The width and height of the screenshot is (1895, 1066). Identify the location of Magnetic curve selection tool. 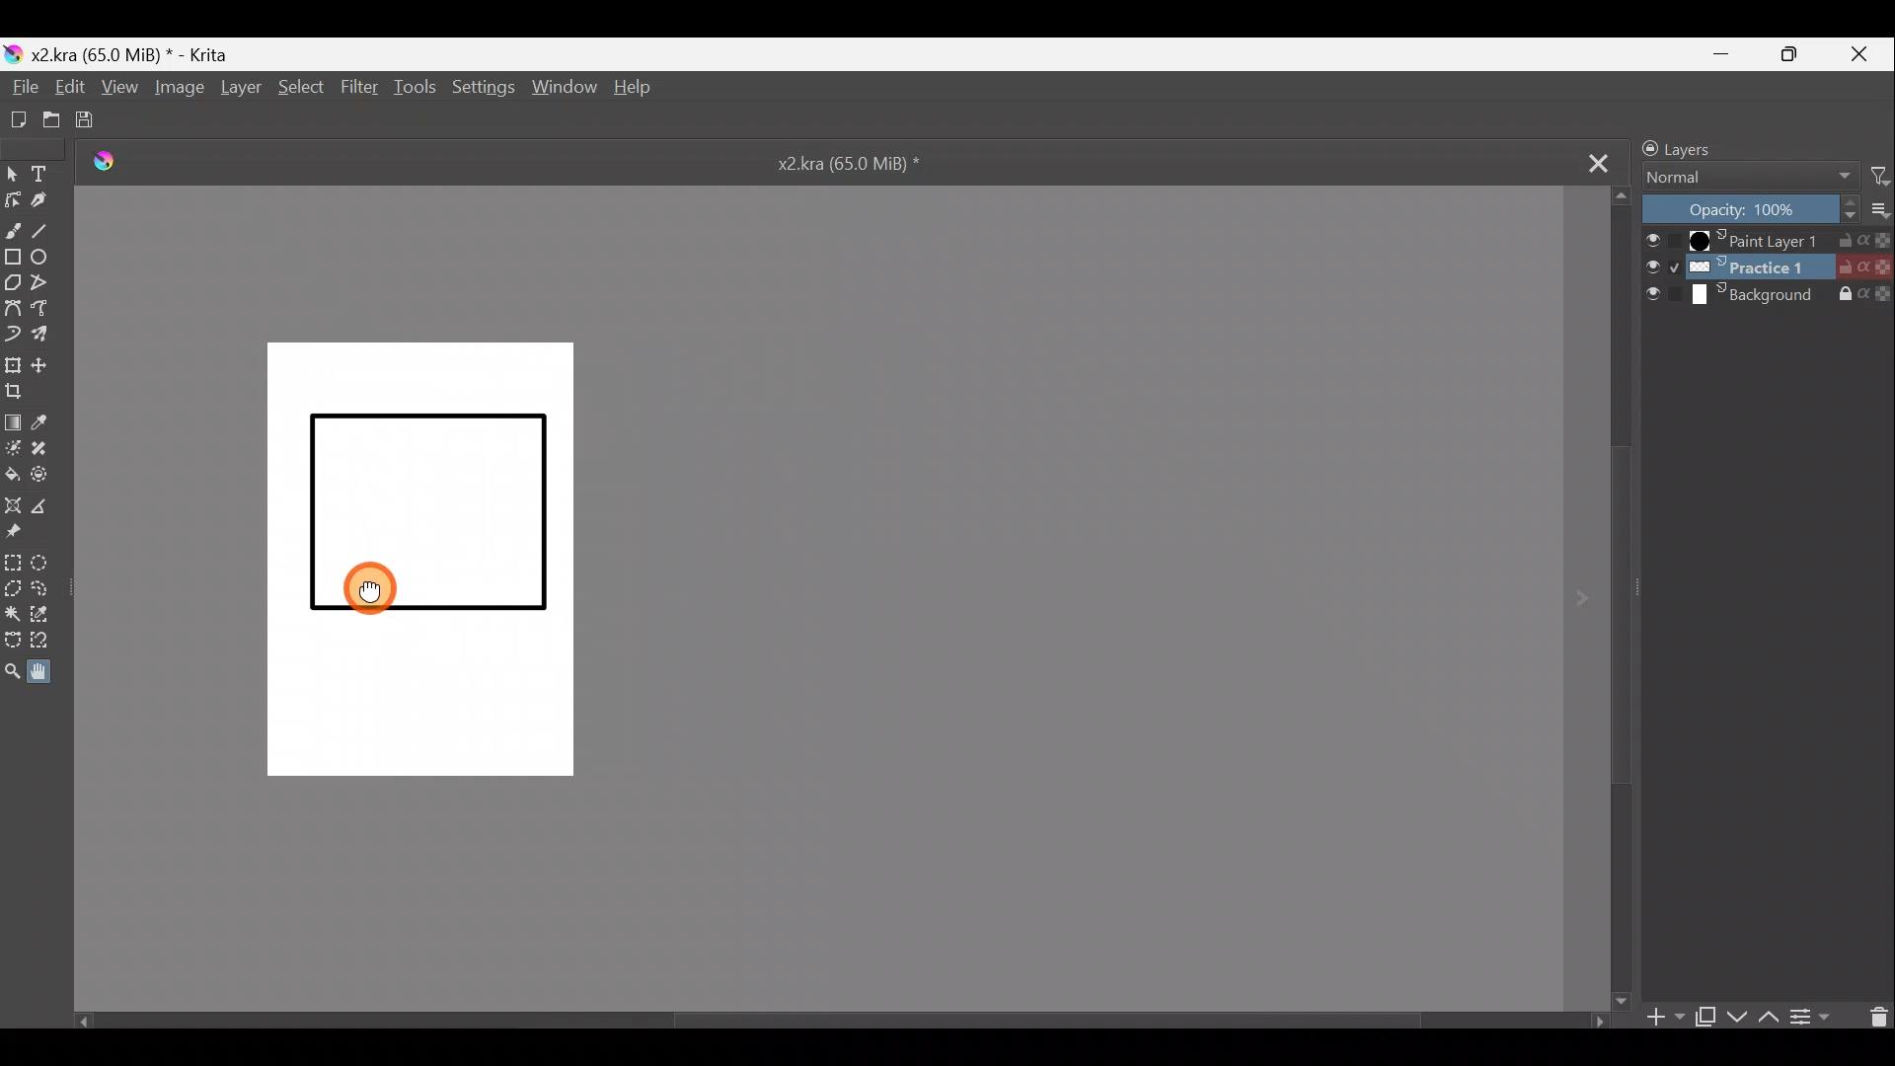
(56, 642).